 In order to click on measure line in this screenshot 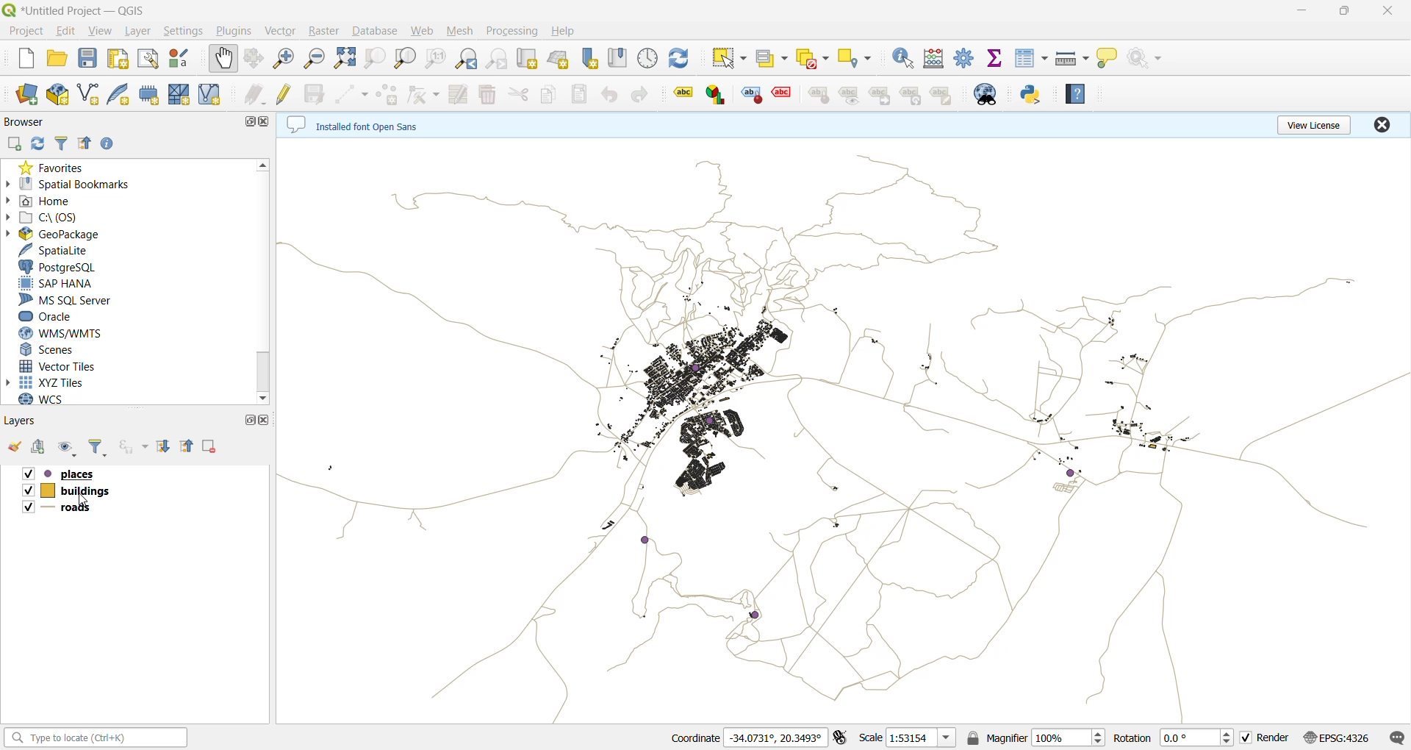, I will do `click(1074, 60)`.